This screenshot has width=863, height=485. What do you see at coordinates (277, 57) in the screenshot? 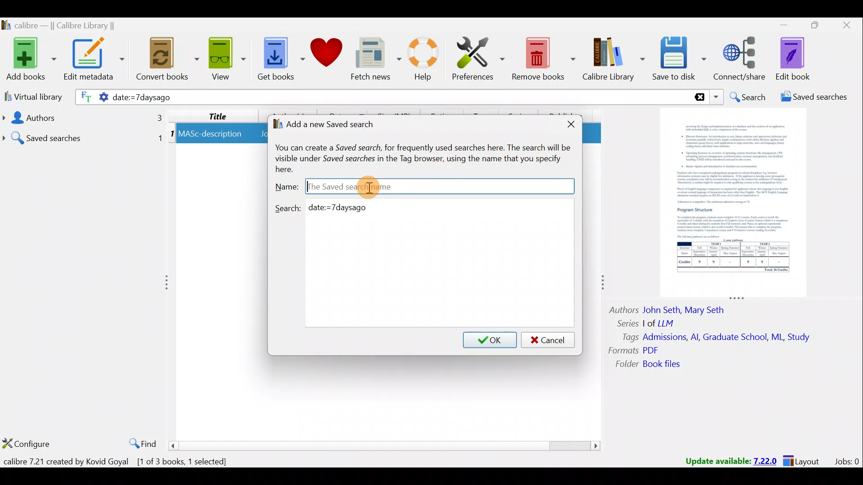
I see `Get books` at bounding box center [277, 57].